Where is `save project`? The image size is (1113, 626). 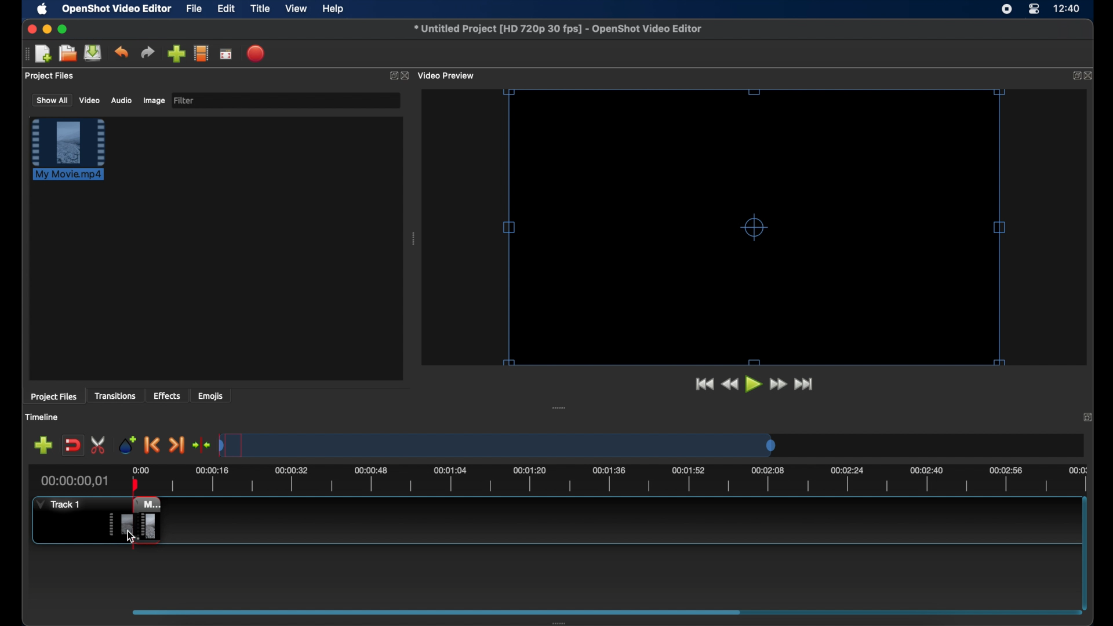
save project is located at coordinates (93, 53).